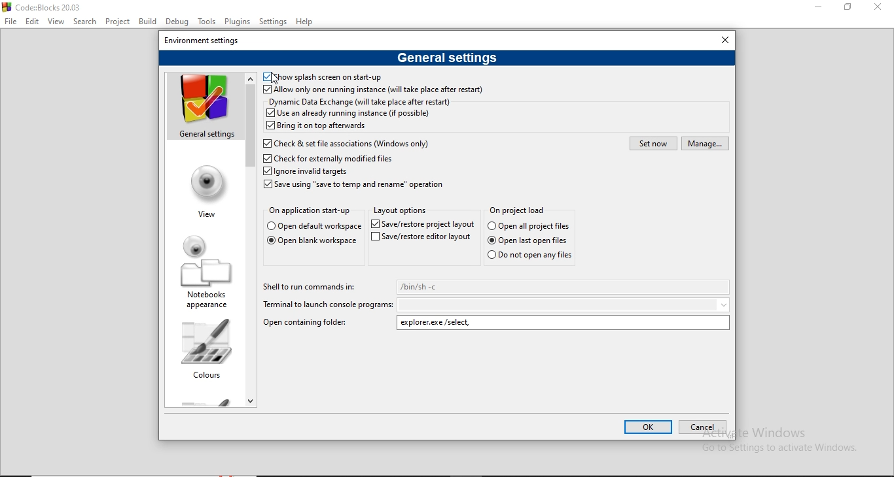 The width and height of the screenshot is (894, 477). What do you see at coordinates (565, 304) in the screenshot?
I see `empty box` at bounding box center [565, 304].